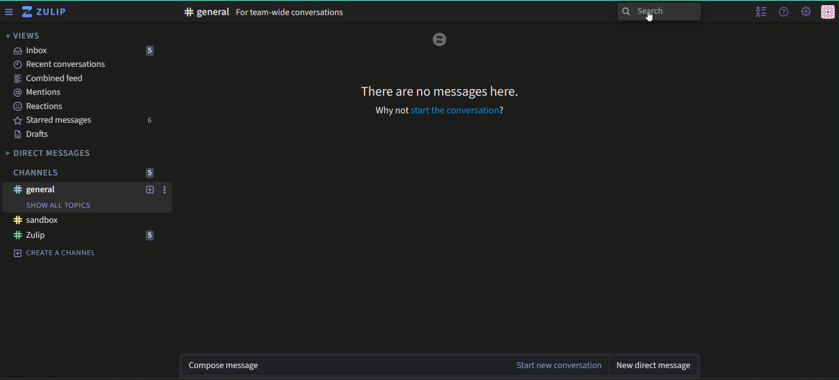 This screenshot has width=839, height=380. I want to click on Show all topics, so click(60, 205).